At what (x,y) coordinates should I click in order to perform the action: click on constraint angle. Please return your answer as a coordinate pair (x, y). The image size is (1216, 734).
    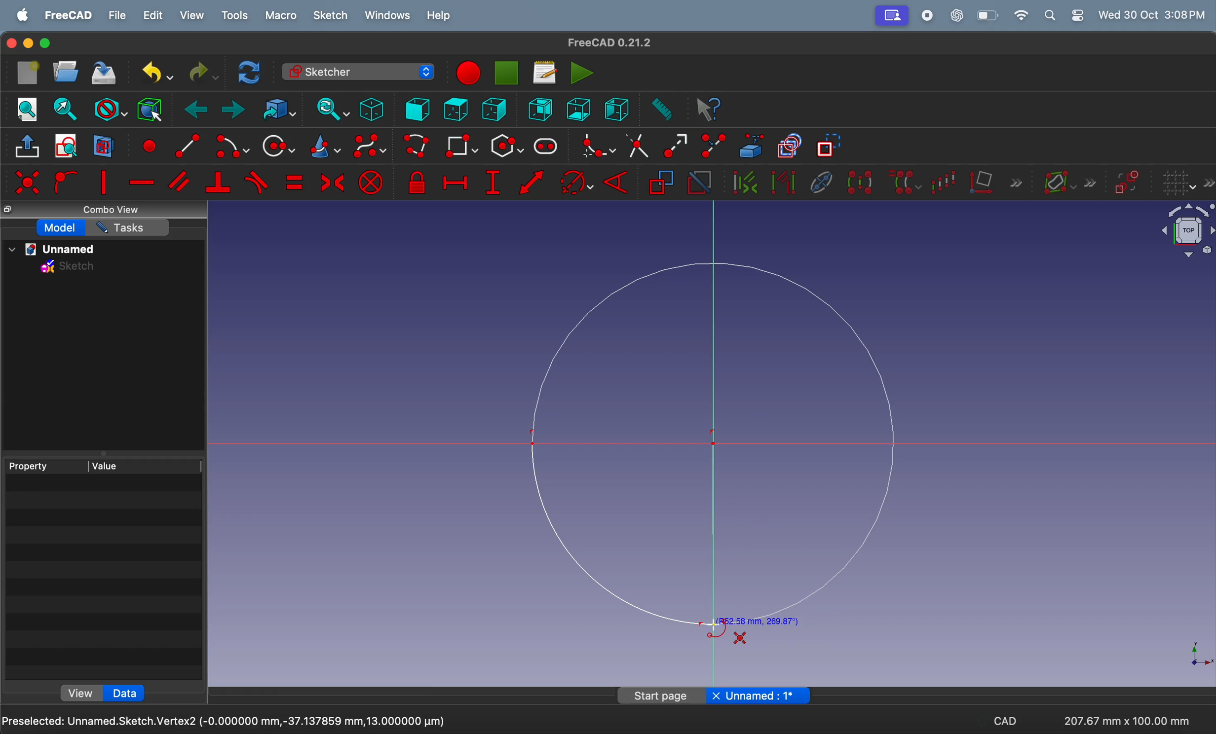
    Looking at the image, I should click on (620, 181).